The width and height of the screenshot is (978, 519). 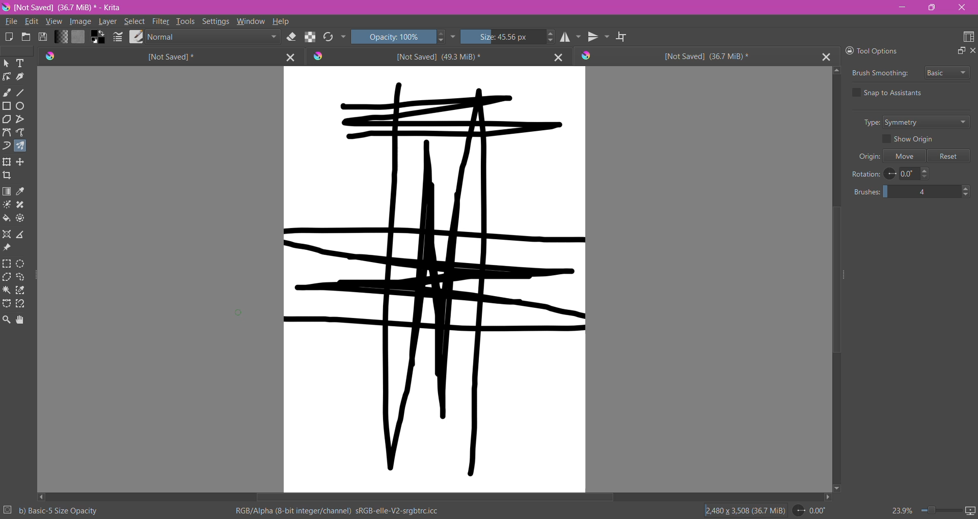 I want to click on Move, so click(x=906, y=157).